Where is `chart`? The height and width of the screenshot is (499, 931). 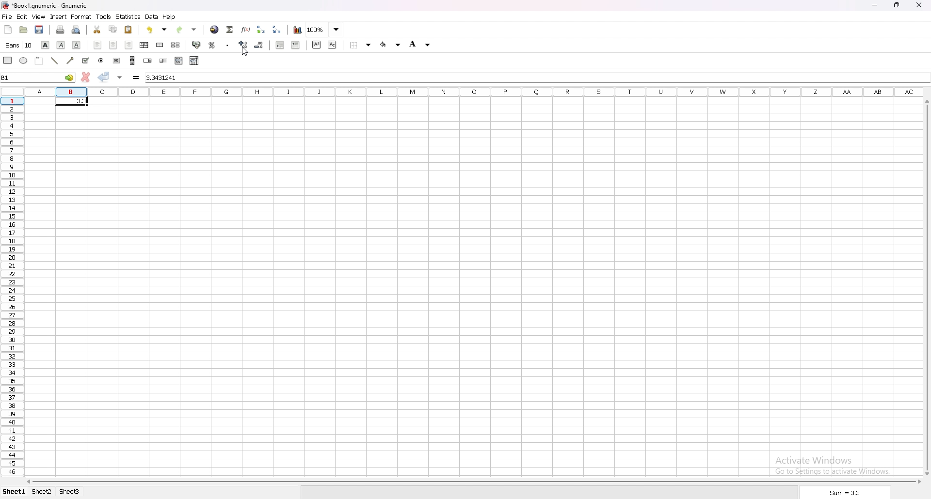
chart is located at coordinates (298, 30).